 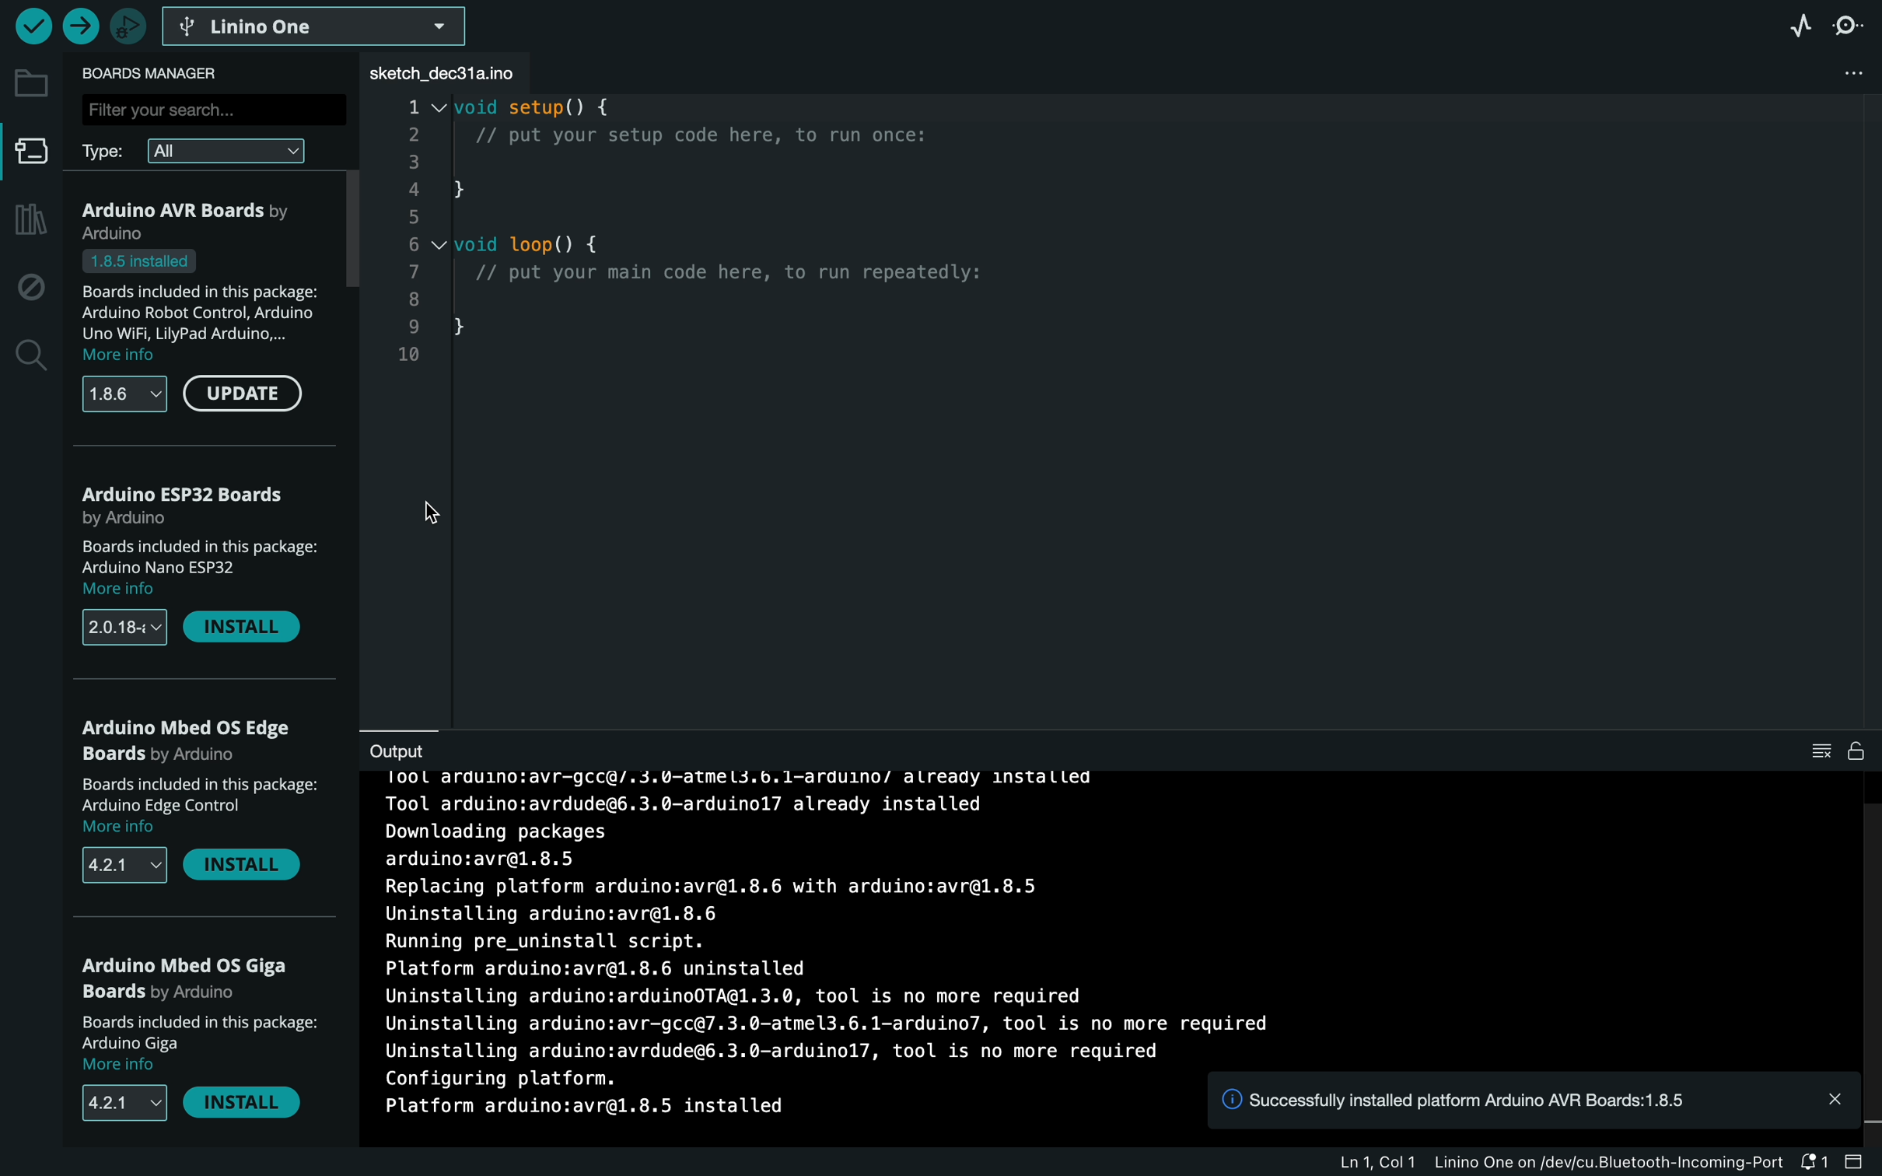 I want to click on verify, so click(x=32, y=25).